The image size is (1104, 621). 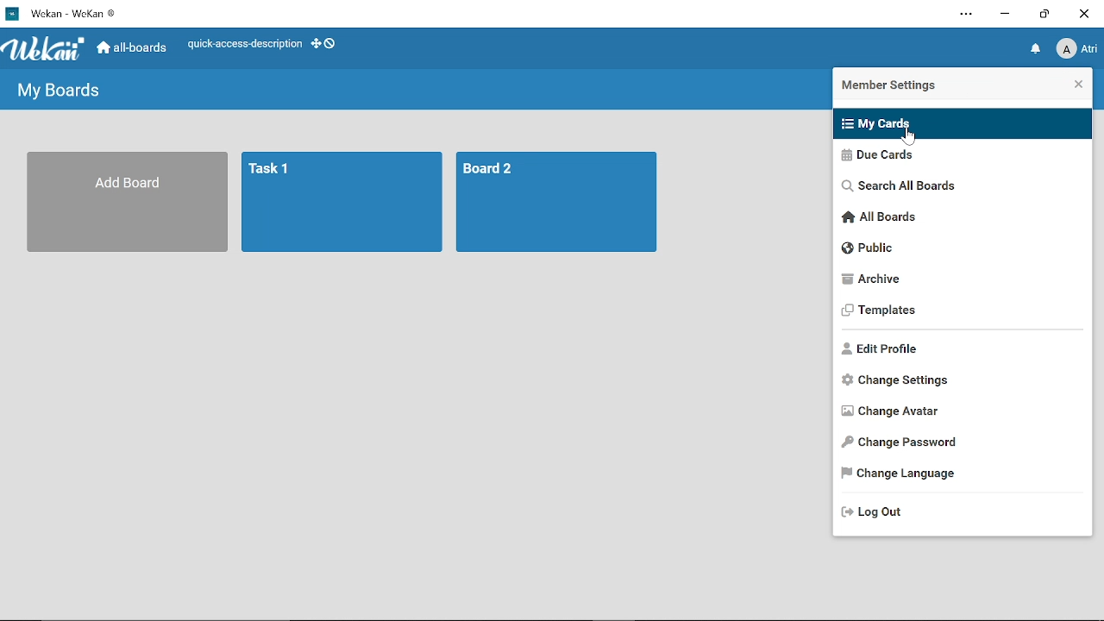 What do you see at coordinates (958, 381) in the screenshot?
I see `Change settings` at bounding box center [958, 381].